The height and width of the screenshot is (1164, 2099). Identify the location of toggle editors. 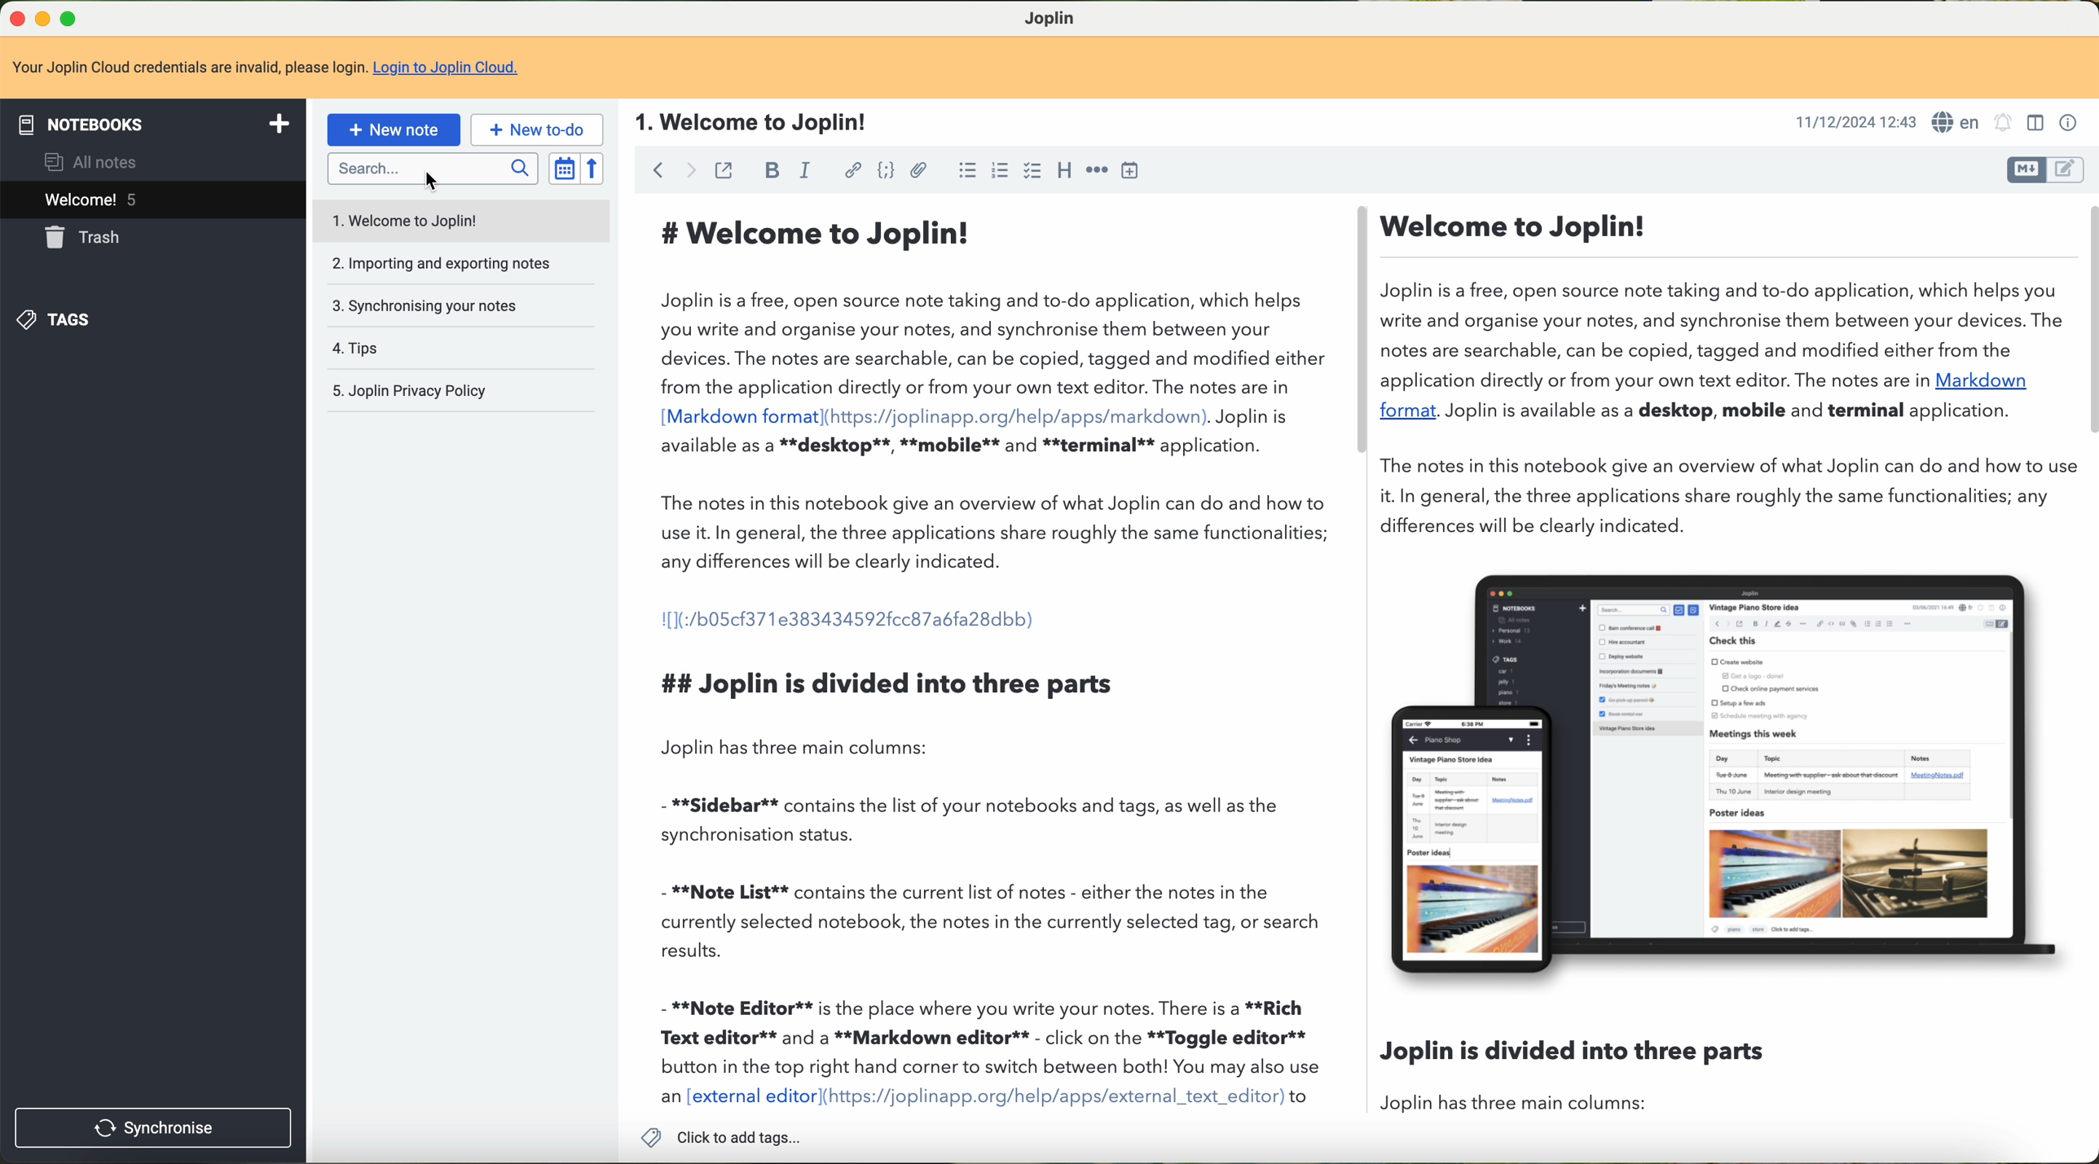
(2073, 171).